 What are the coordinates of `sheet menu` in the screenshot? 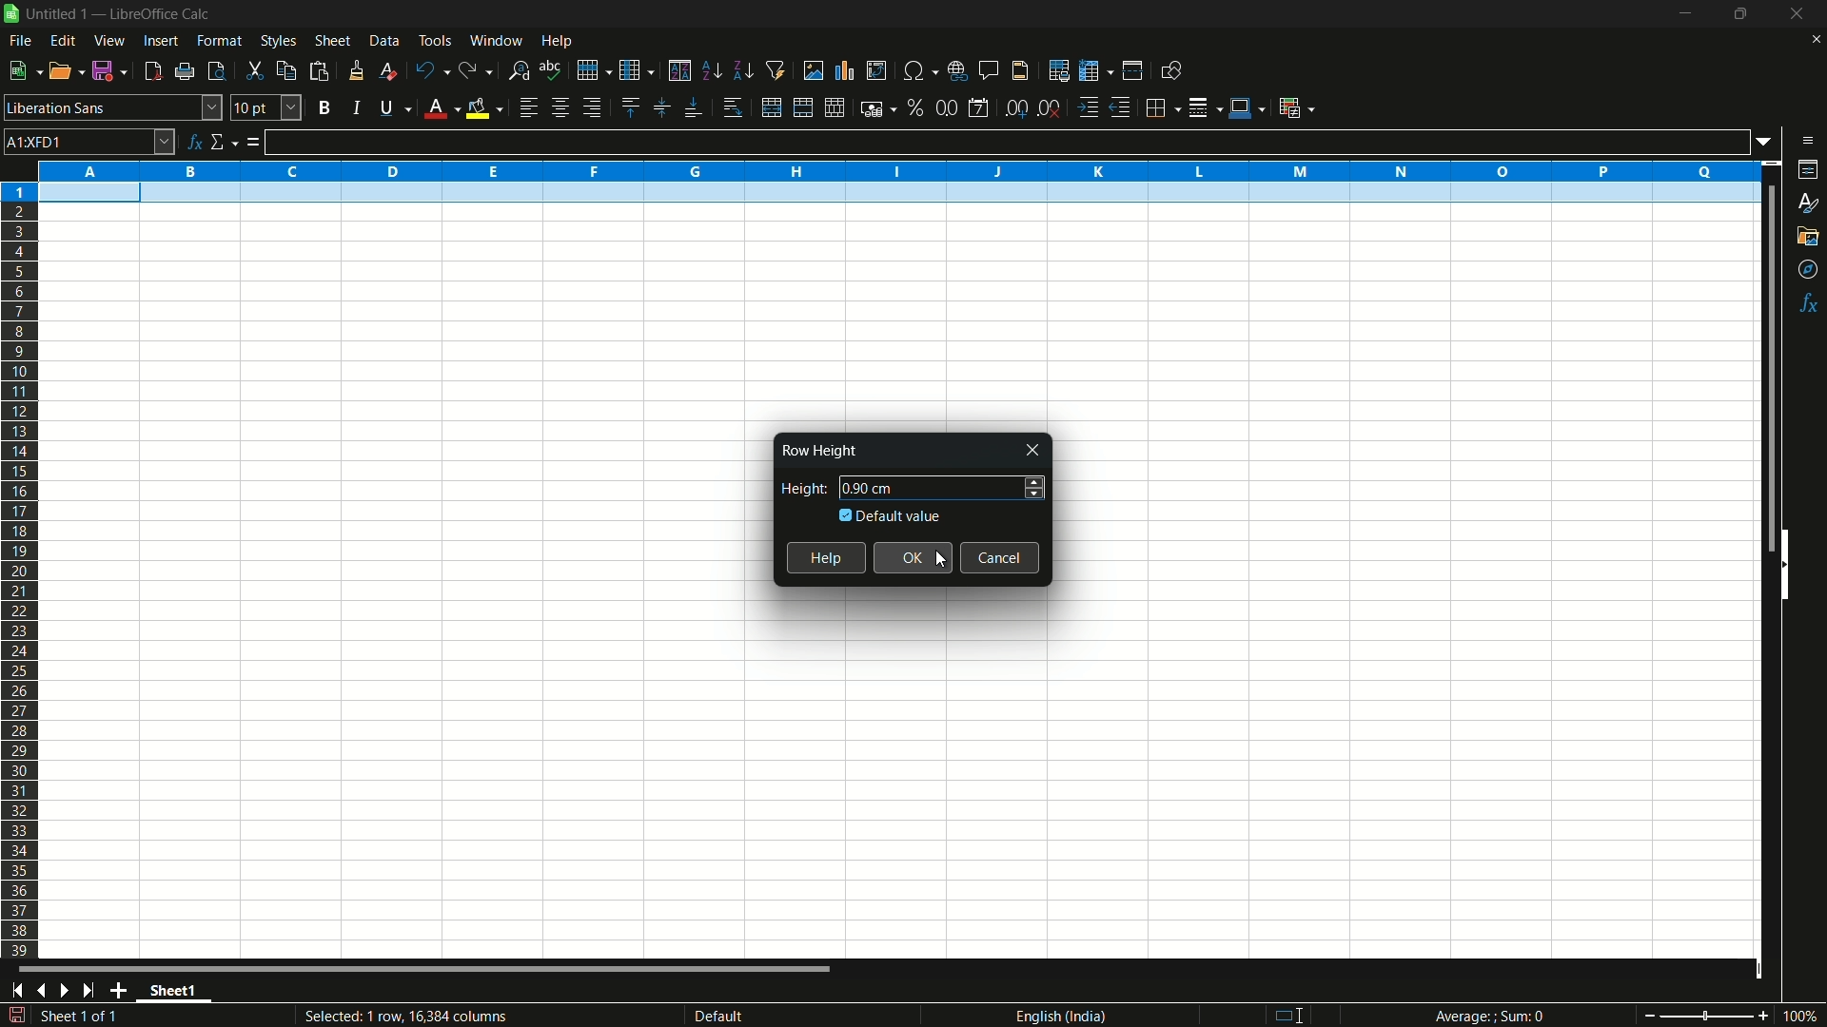 It's located at (332, 41).